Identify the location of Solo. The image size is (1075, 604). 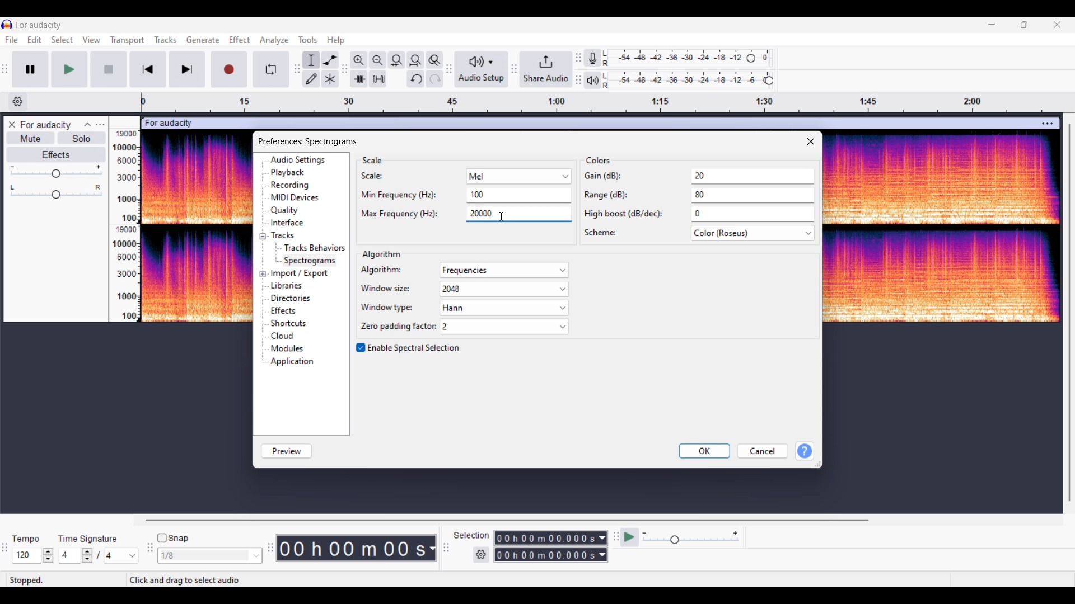
(82, 138).